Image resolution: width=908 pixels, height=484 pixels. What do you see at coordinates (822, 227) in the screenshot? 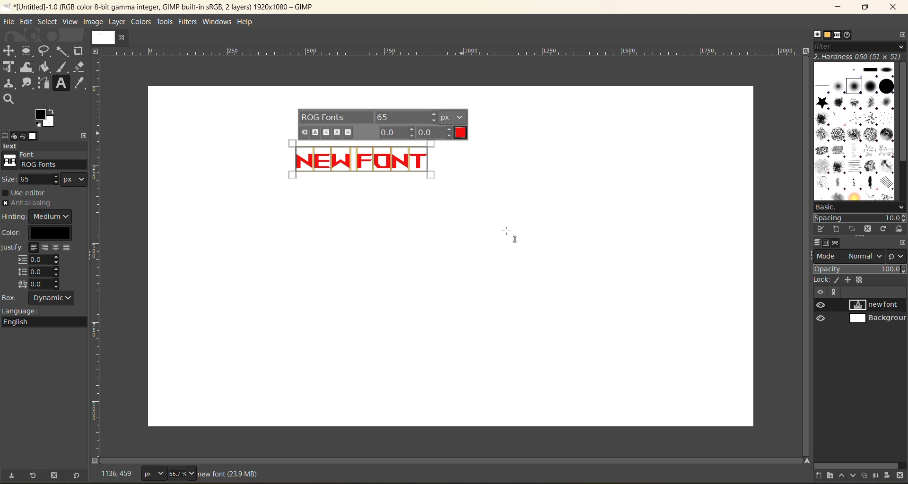
I see `edit this brush` at bounding box center [822, 227].